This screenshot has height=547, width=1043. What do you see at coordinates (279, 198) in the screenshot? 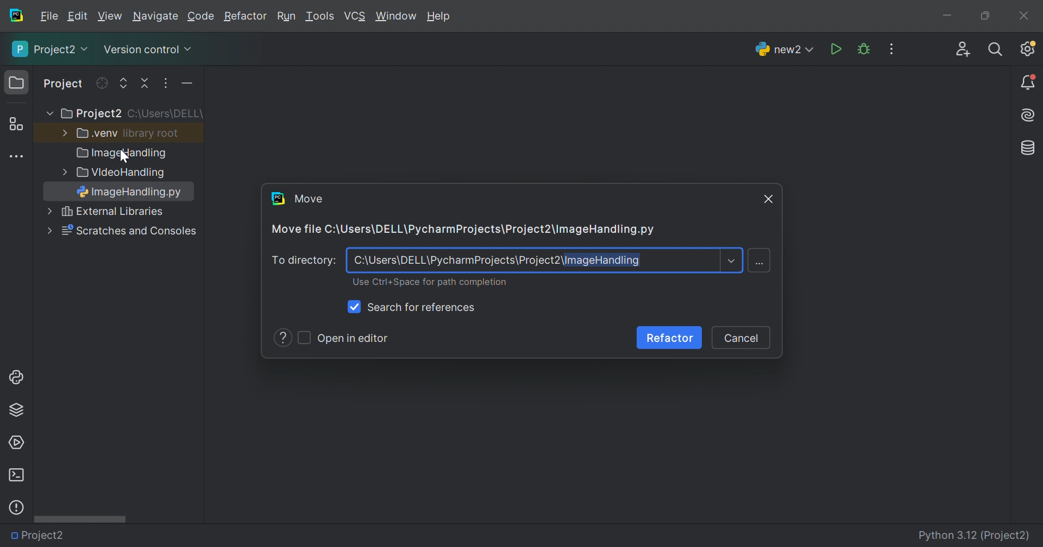
I see `PyCharm icon` at bounding box center [279, 198].